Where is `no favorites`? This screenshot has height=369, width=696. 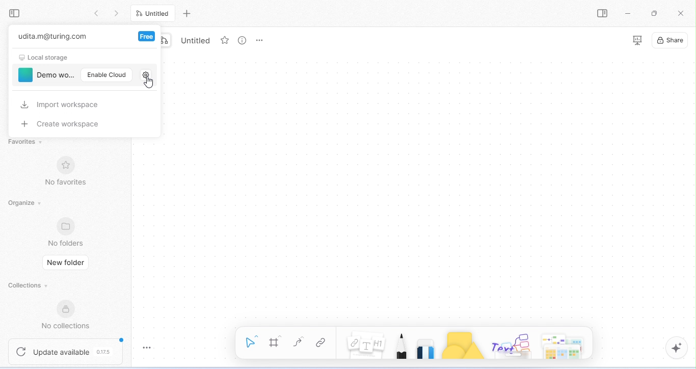 no favorites is located at coordinates (65, 172).